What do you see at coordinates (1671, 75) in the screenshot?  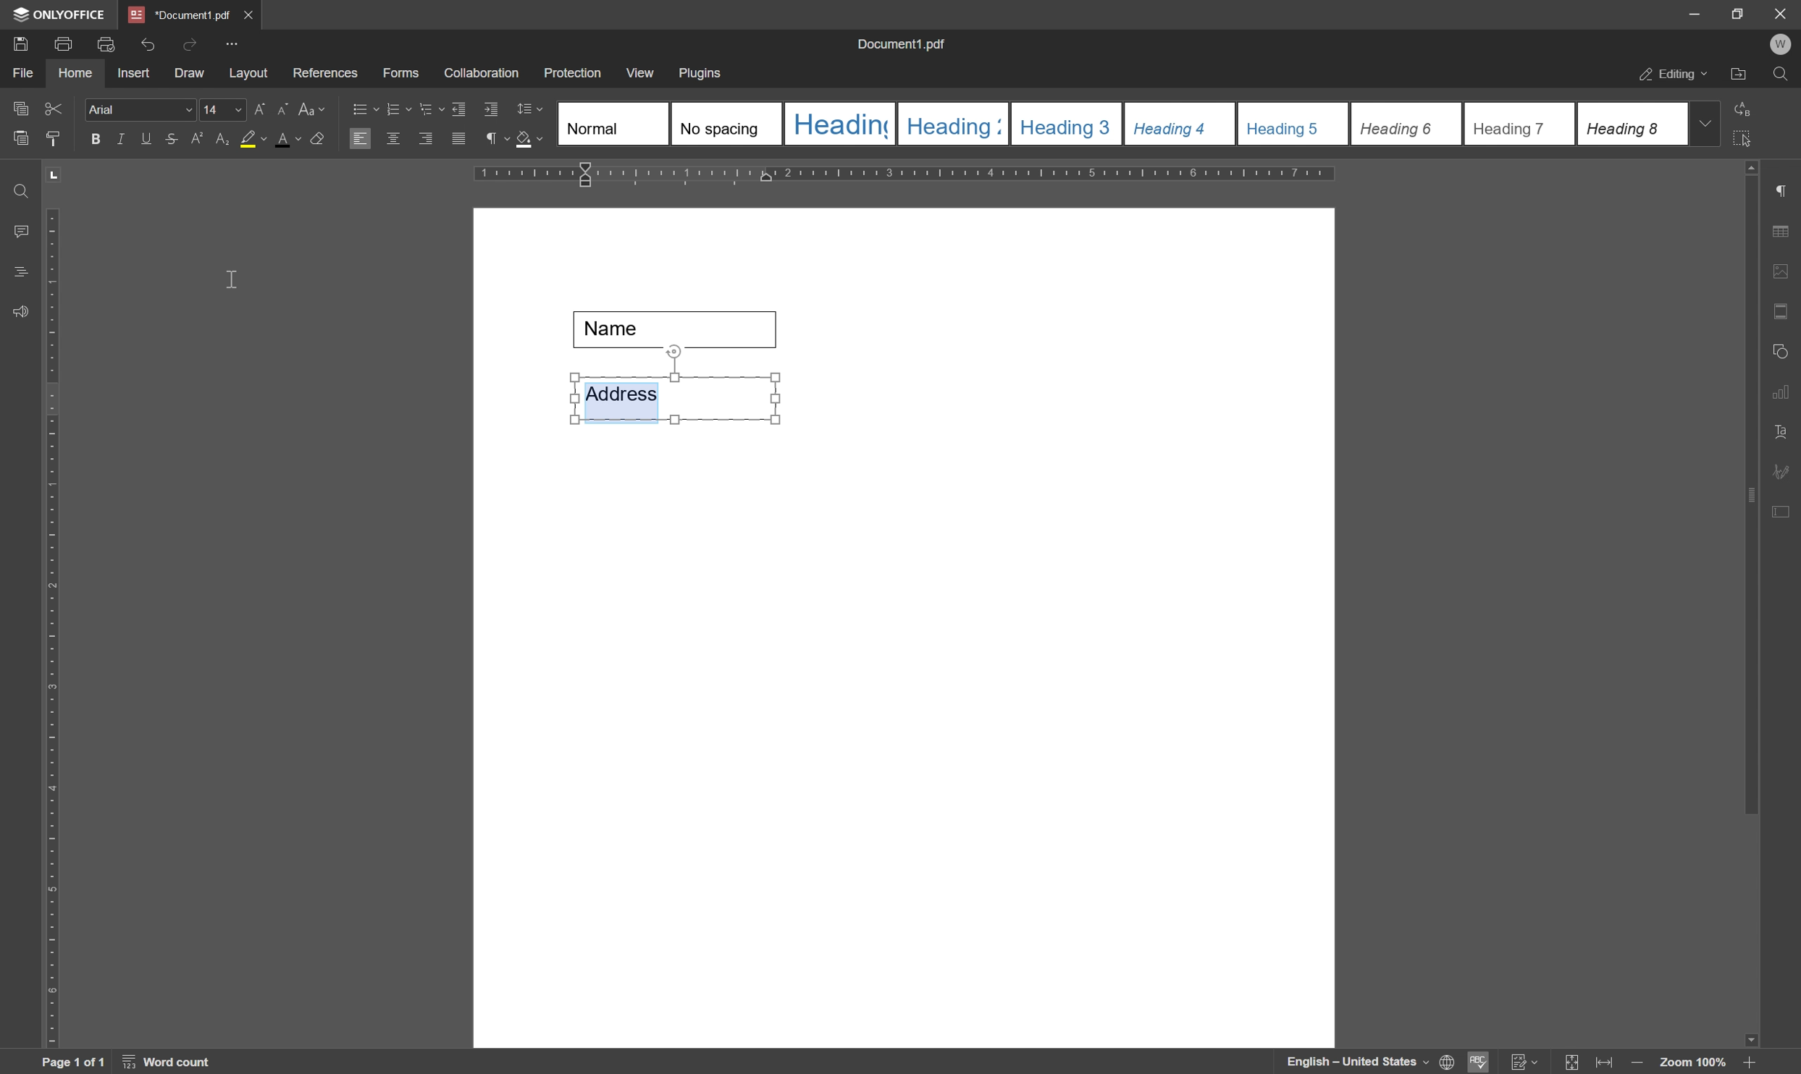 I see `editing` at bounding box center [1671, 75].